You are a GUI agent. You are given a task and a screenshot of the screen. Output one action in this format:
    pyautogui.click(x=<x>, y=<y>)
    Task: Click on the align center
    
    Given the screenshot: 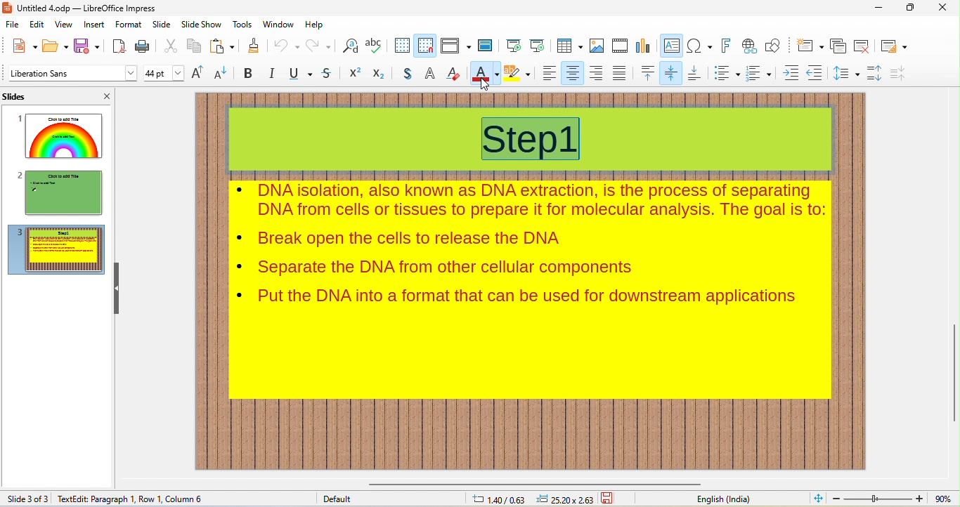 What is the action you would take?
    pyautogui.click(x=570, y=73)
    